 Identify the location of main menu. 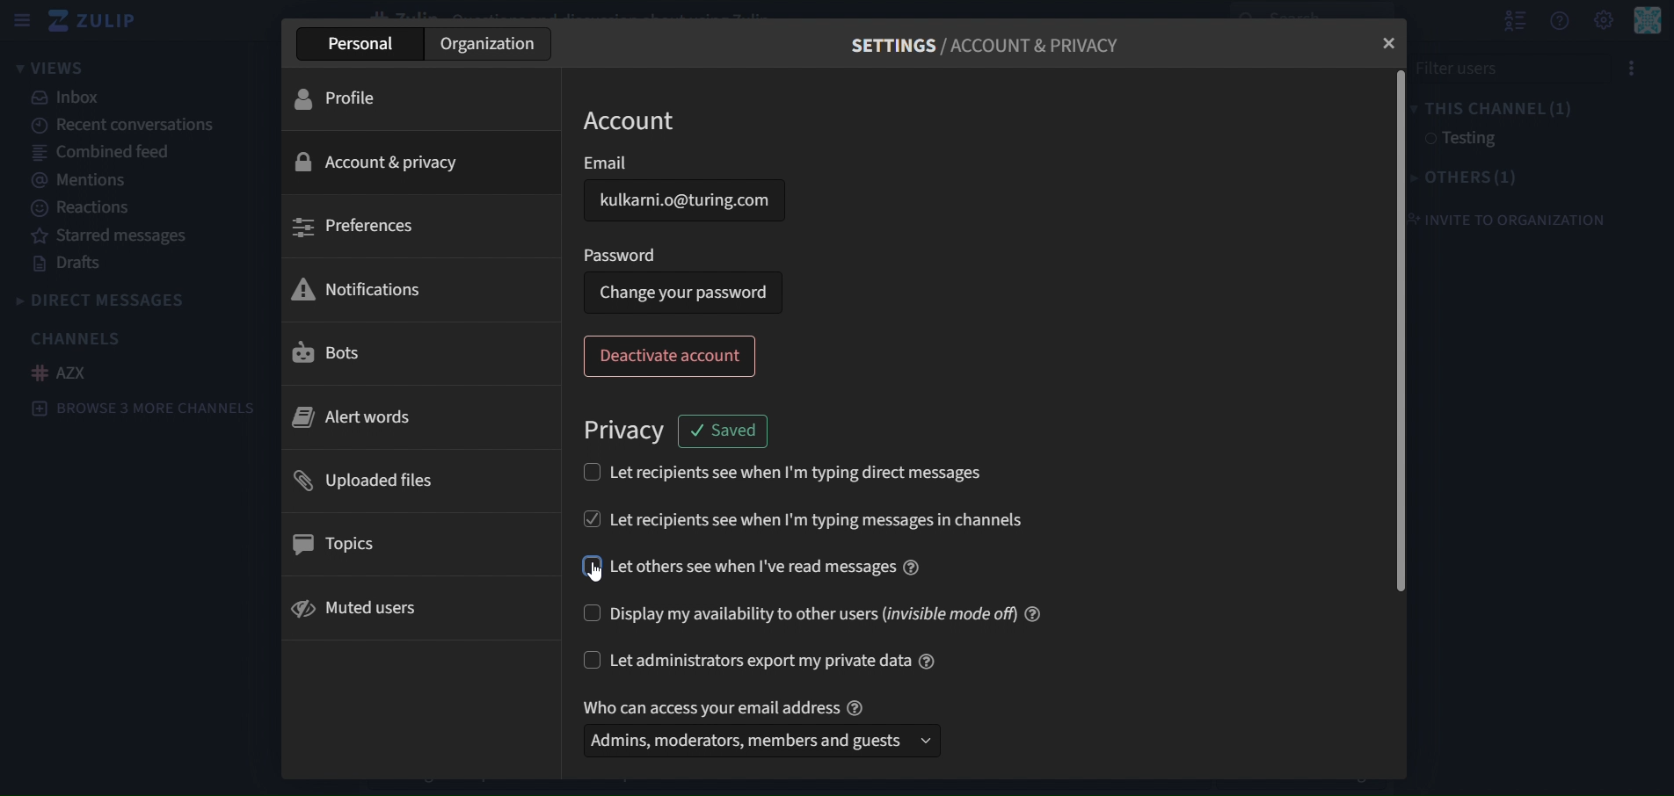
(1603, 20).